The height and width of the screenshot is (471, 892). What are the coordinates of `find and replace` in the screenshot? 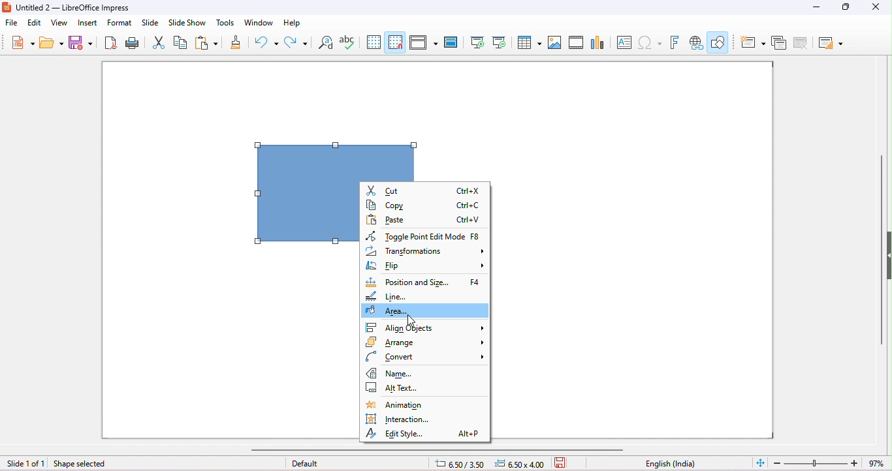 It's located at (327, 42).